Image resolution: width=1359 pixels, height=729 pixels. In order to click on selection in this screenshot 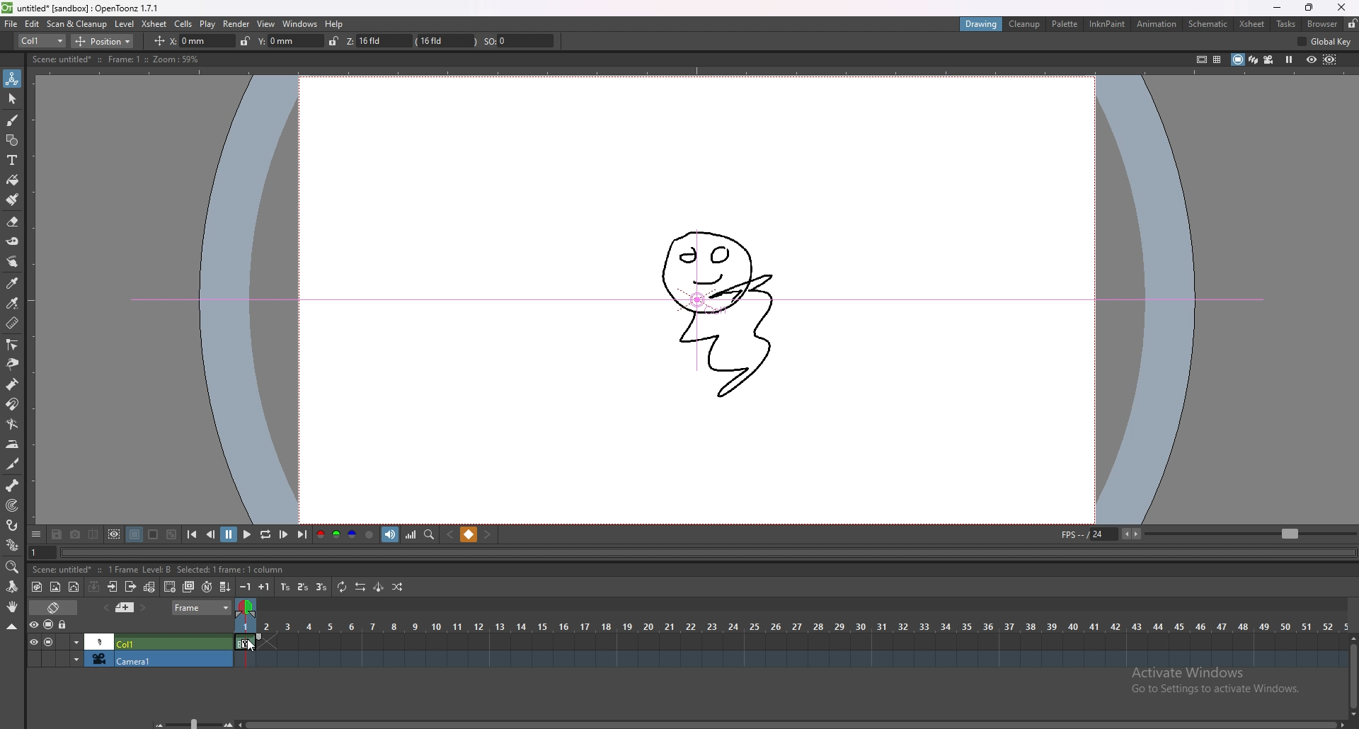, I will do `click(13, 99)`.